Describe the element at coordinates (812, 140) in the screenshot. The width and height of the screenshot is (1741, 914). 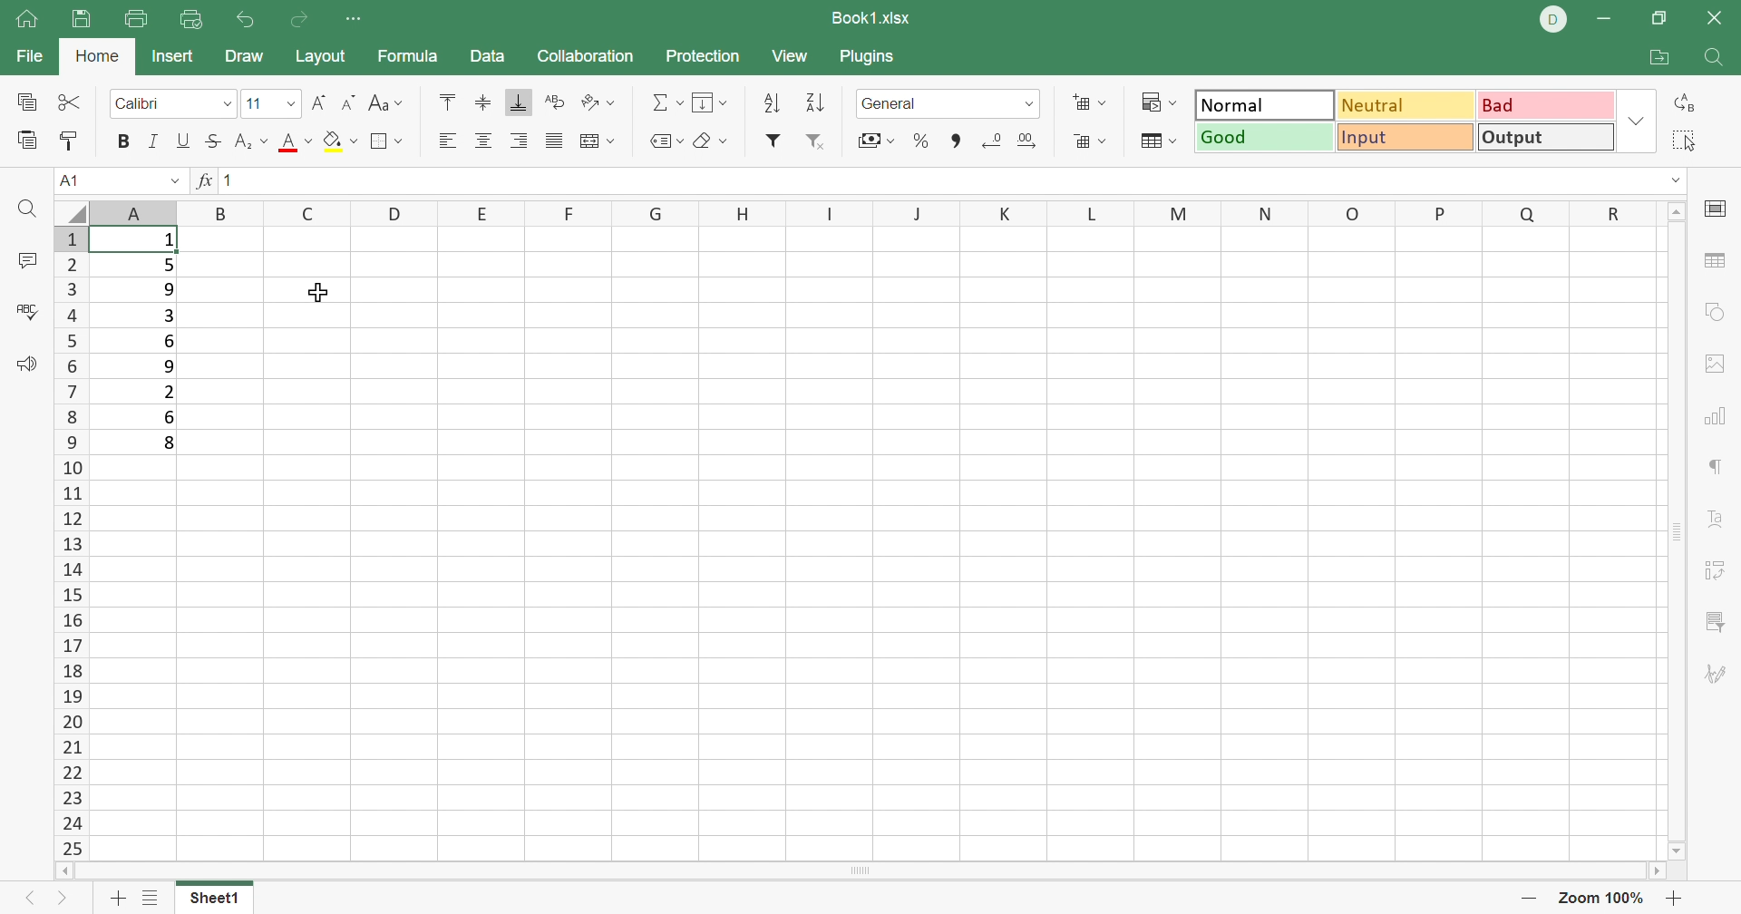
I see `Remove filter` at that location.